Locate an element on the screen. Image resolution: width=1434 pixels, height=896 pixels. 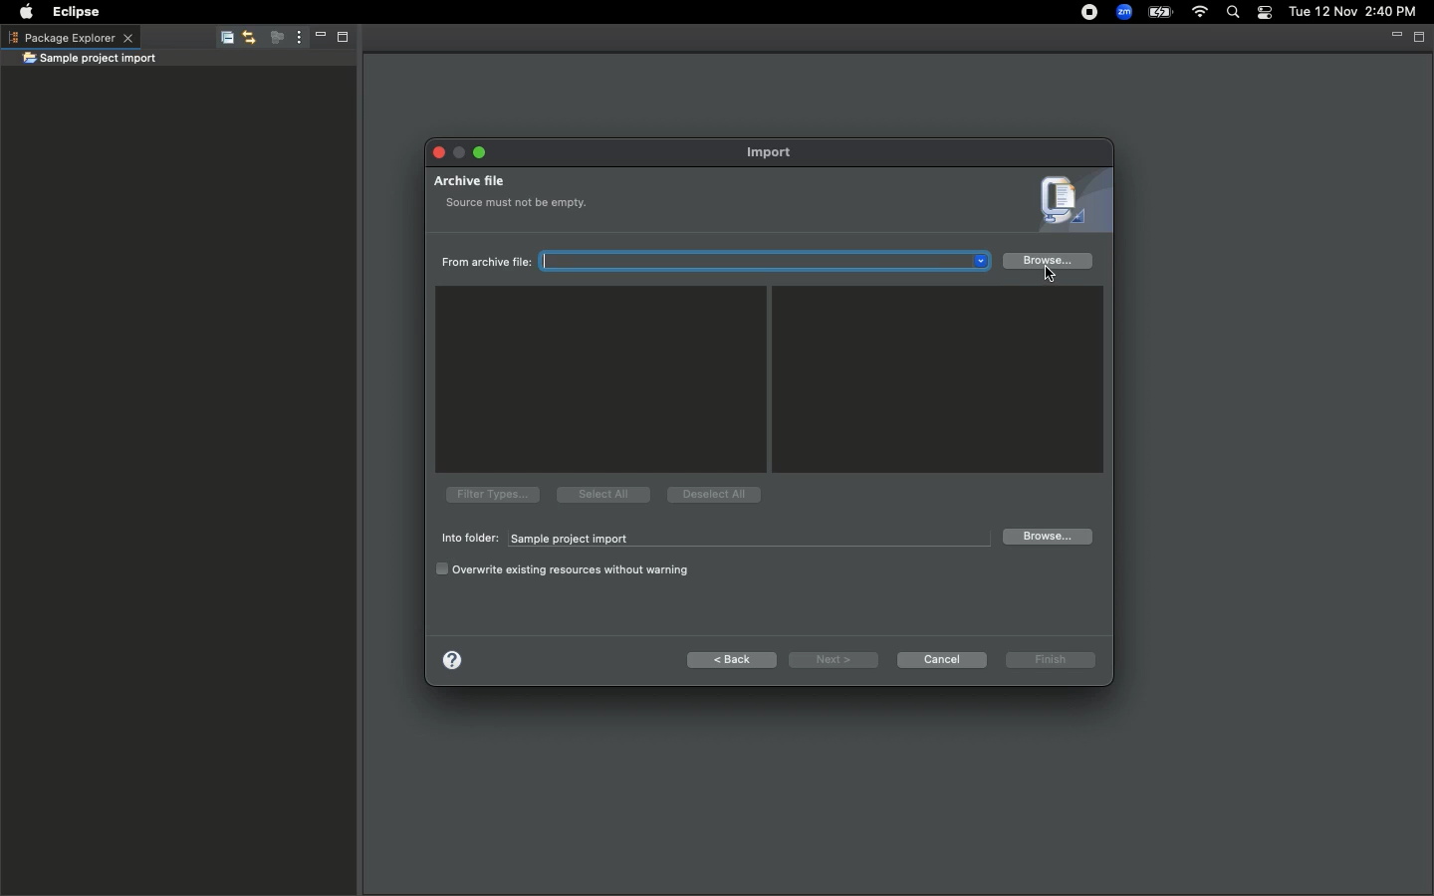
Apple logo is located at coordinates (26, 10).